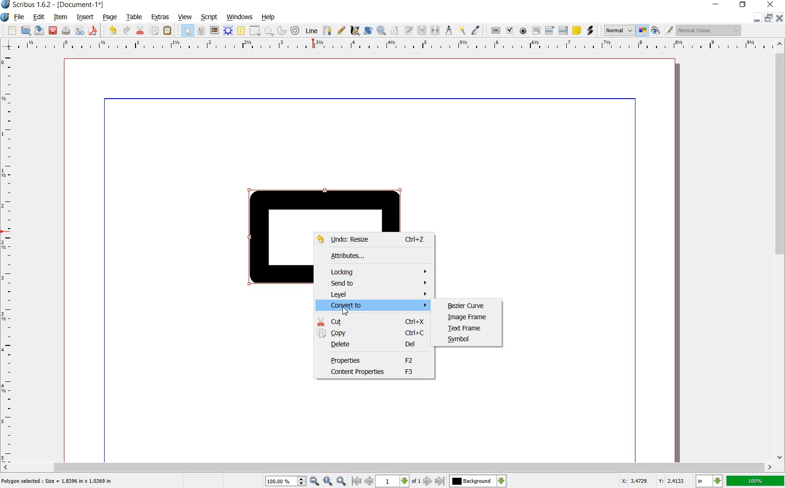 This screenshot has width=785, height=488. What do you see at coordinates (357, 481) in the screenshot?
I see `go to antepenultimate page` at bounding box center [357, 481].